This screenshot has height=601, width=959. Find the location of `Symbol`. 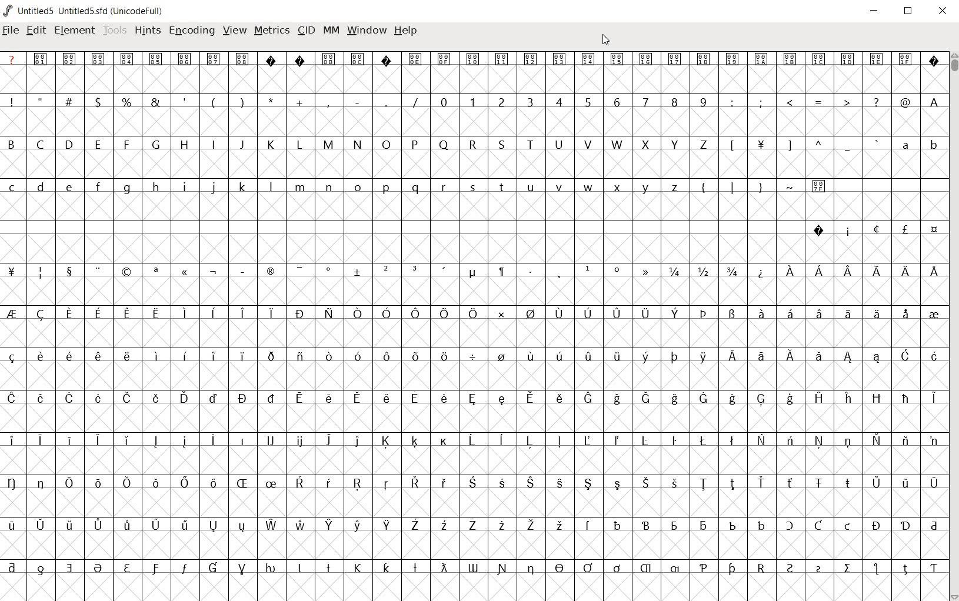

Symbol is located at coordinates (299, 313).